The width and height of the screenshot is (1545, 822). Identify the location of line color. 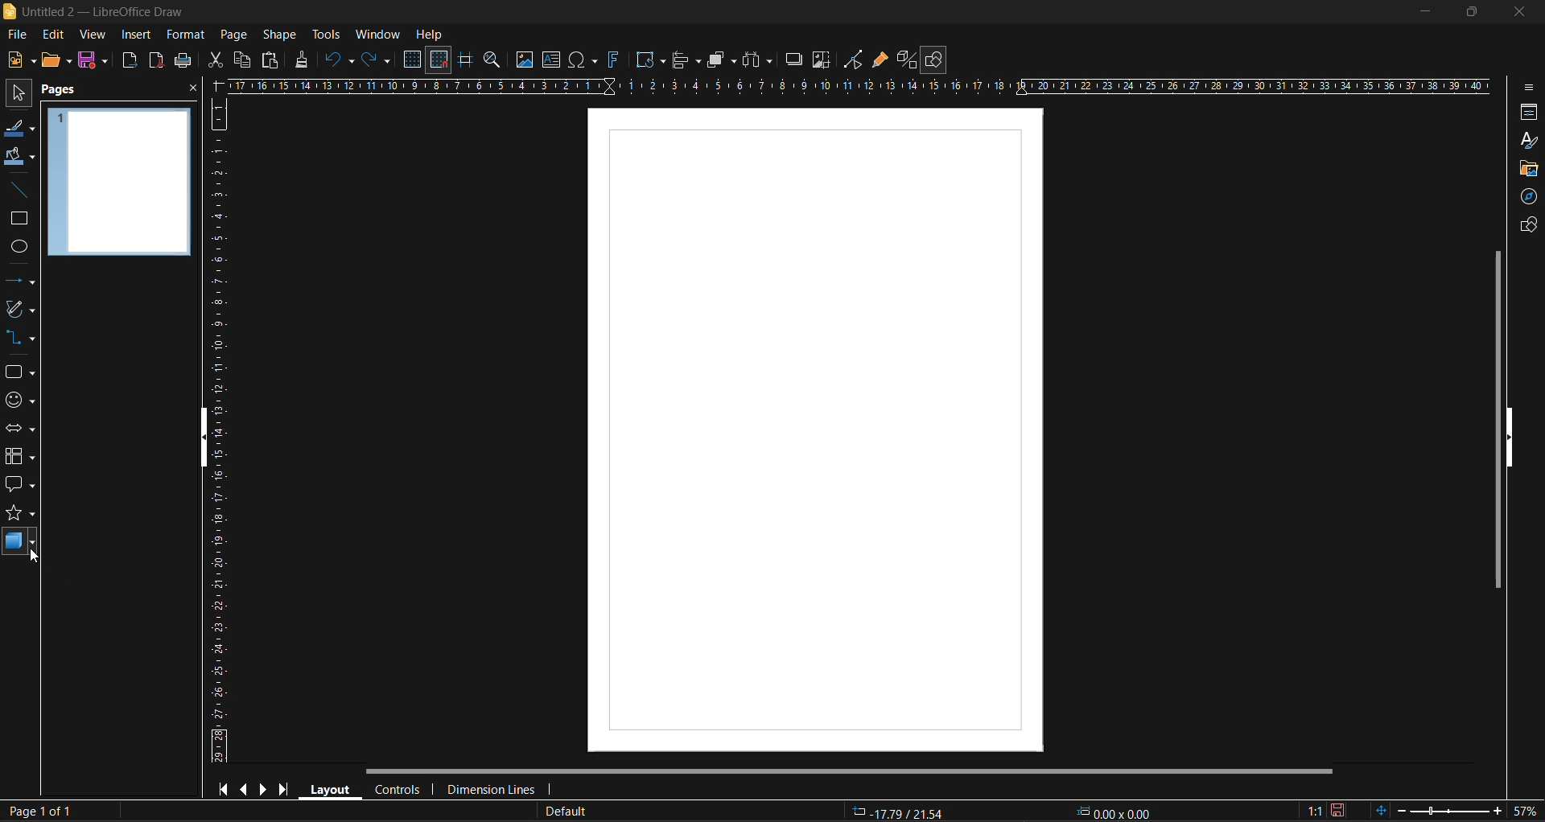
(18, 129).